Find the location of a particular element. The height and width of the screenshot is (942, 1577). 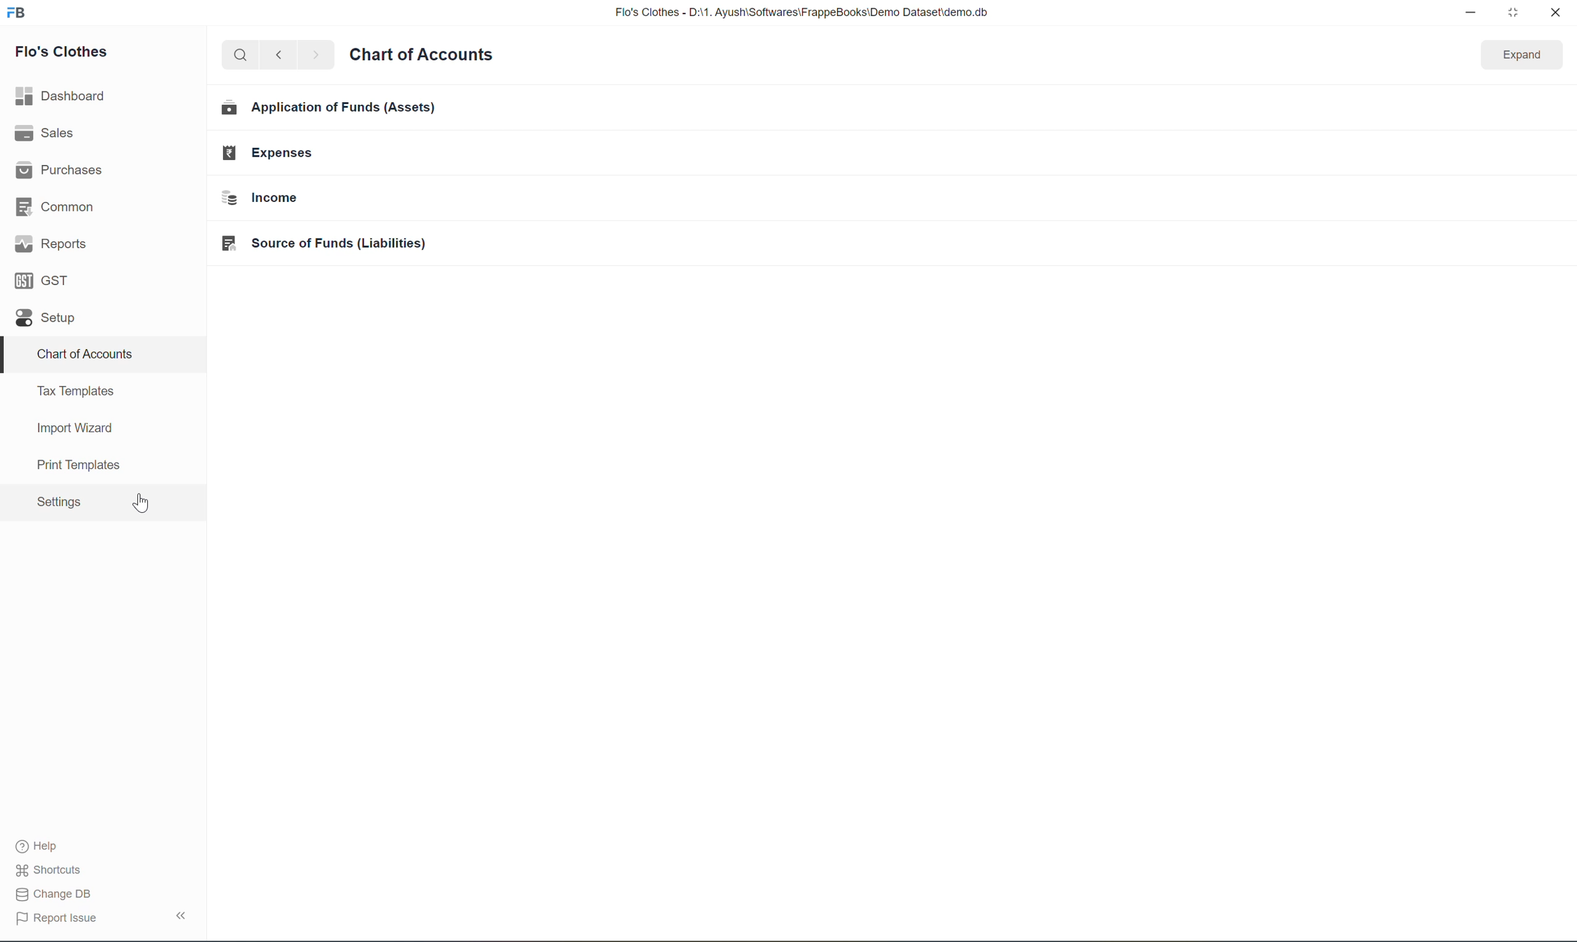

Expand is located at coordinates (1520, 55).